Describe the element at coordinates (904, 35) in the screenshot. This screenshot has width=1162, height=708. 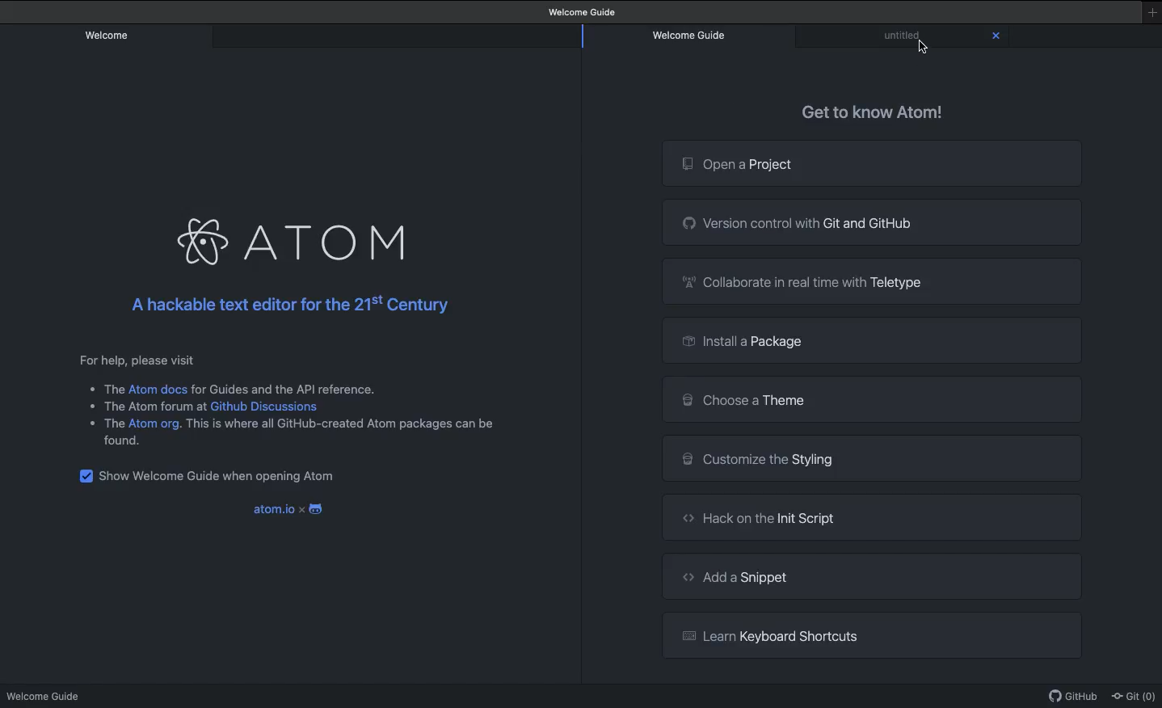
I see `Editor` at that location.